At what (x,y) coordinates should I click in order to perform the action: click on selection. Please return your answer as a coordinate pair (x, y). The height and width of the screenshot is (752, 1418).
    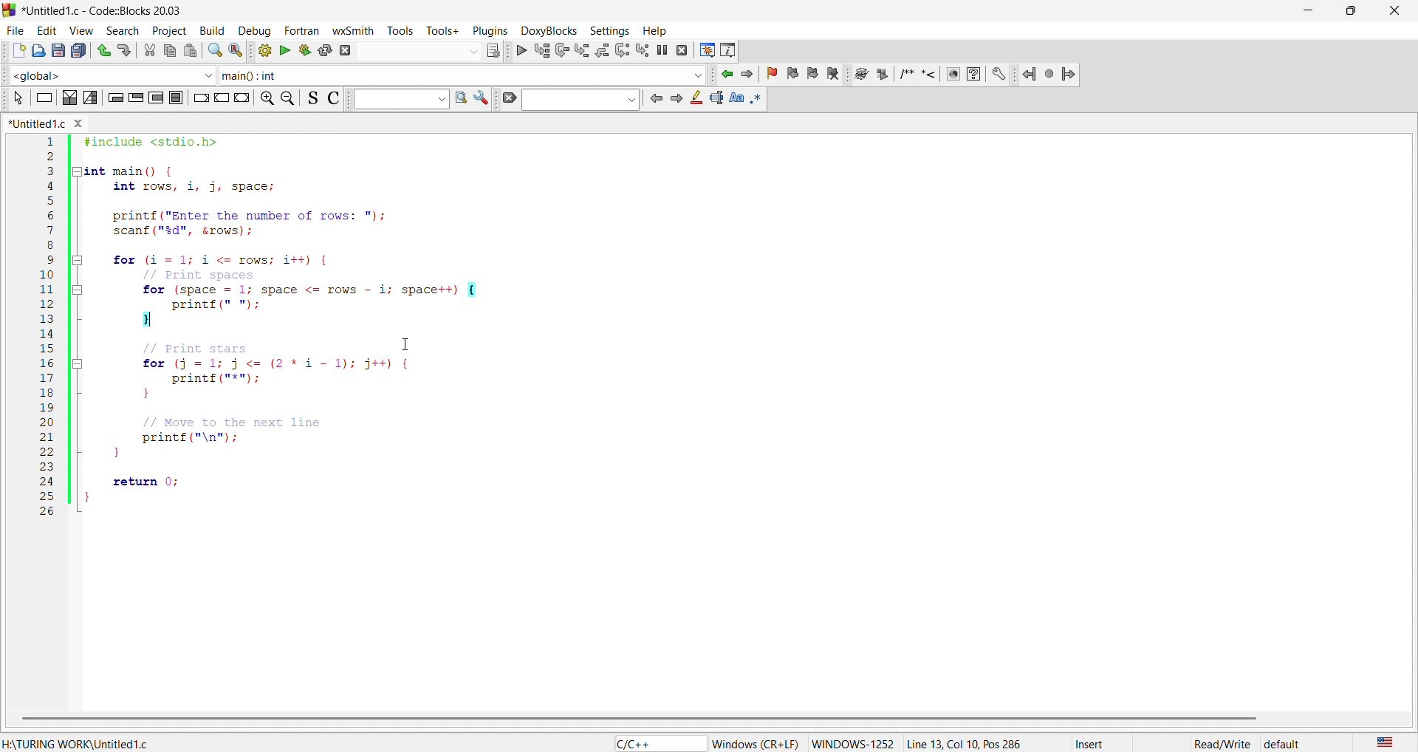
    Looking at the image, I should click on (90, 98).